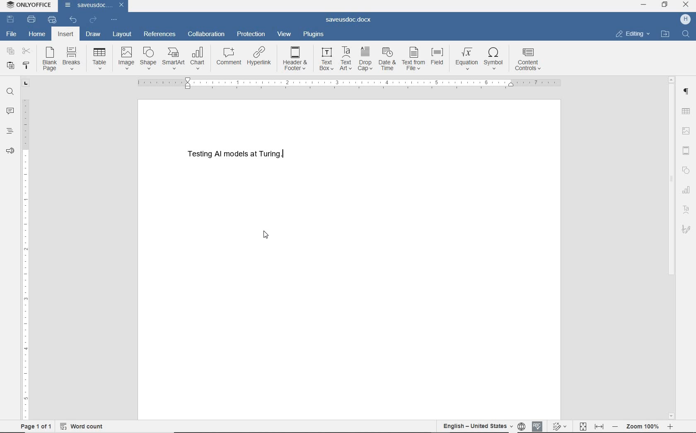 This screenshot has width=696, height=433. What do you see at coordinates (11, 111) in the screenshot?
I see `comments` at bounding box center [11, 111].